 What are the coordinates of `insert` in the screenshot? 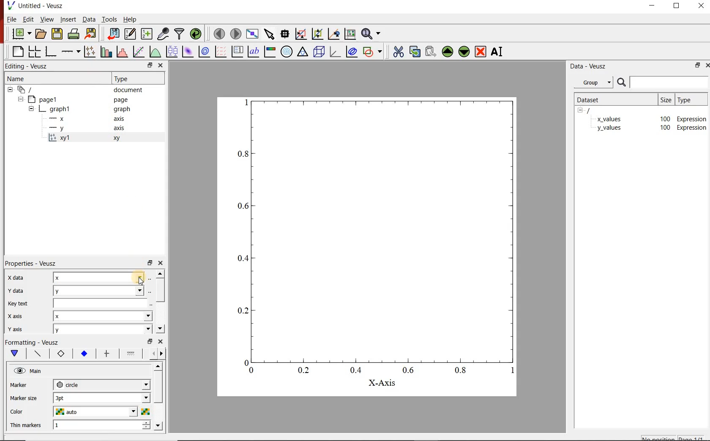 It's located at (68, 19).